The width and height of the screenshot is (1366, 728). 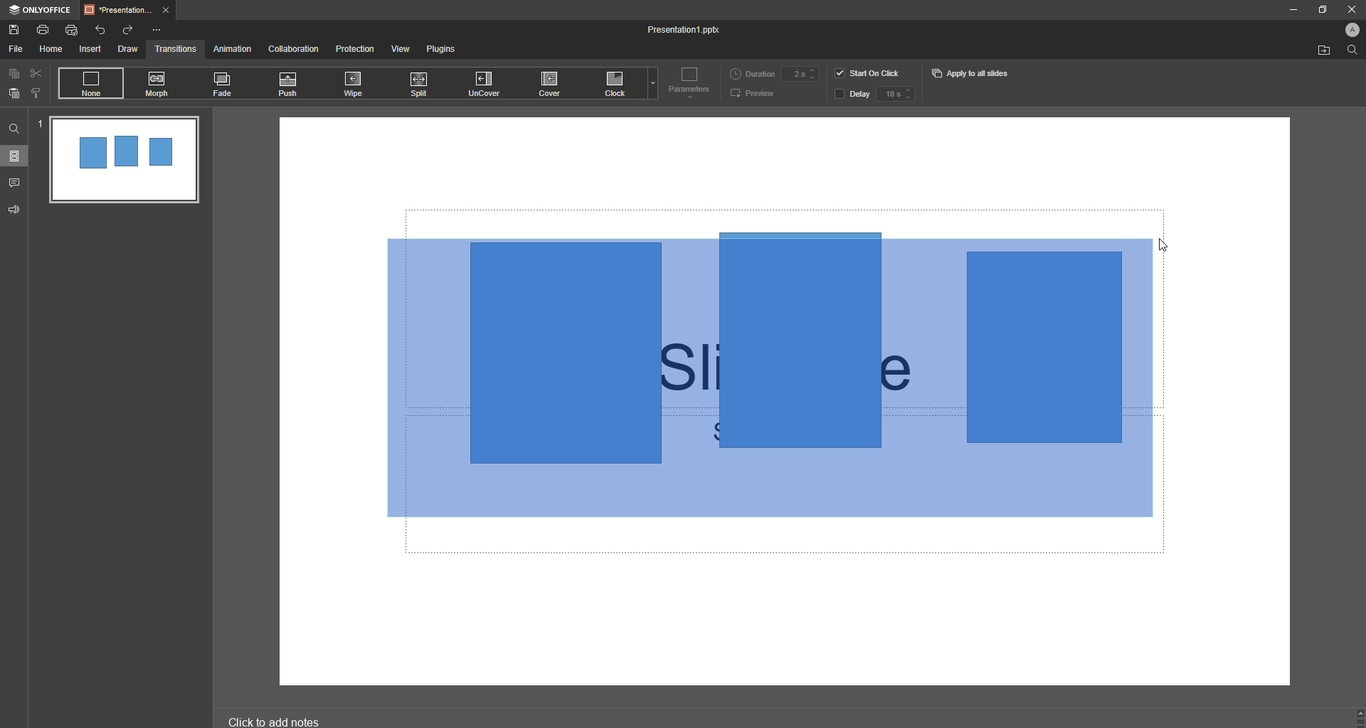 What do you see at coordinates (1353, 53) in the screenshot?
I see `search` at bounding box center [1353, 53].